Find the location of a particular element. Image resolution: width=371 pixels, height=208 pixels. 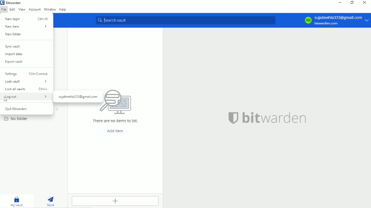

Create folder is located at coordinates (57, 109).